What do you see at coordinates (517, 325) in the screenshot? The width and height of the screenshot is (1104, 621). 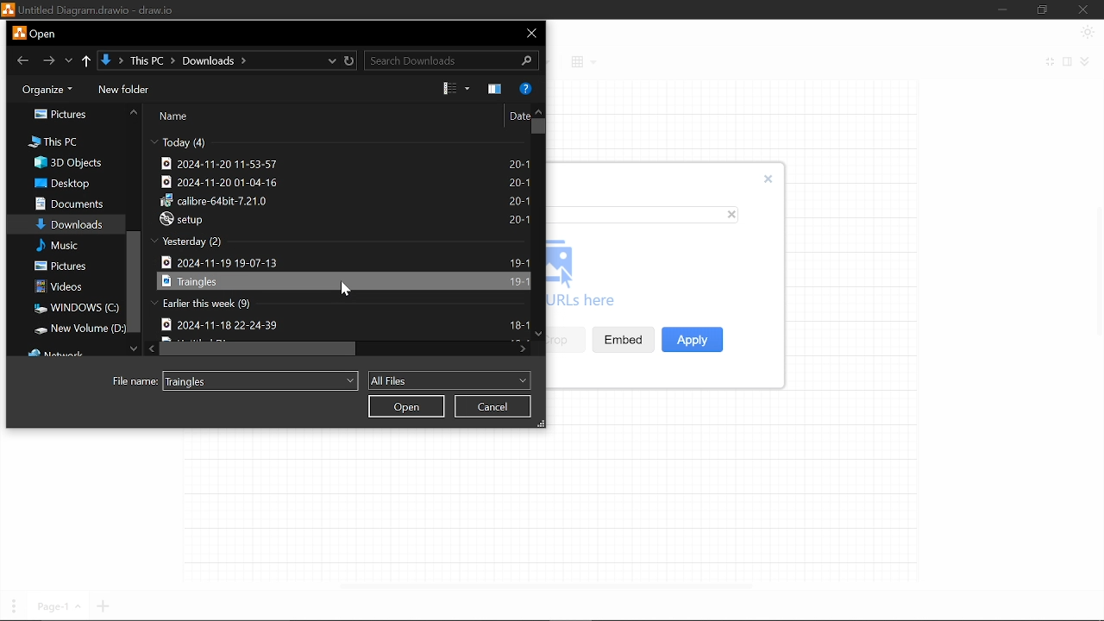 I see `18-1` at bounding box center [517, 325].